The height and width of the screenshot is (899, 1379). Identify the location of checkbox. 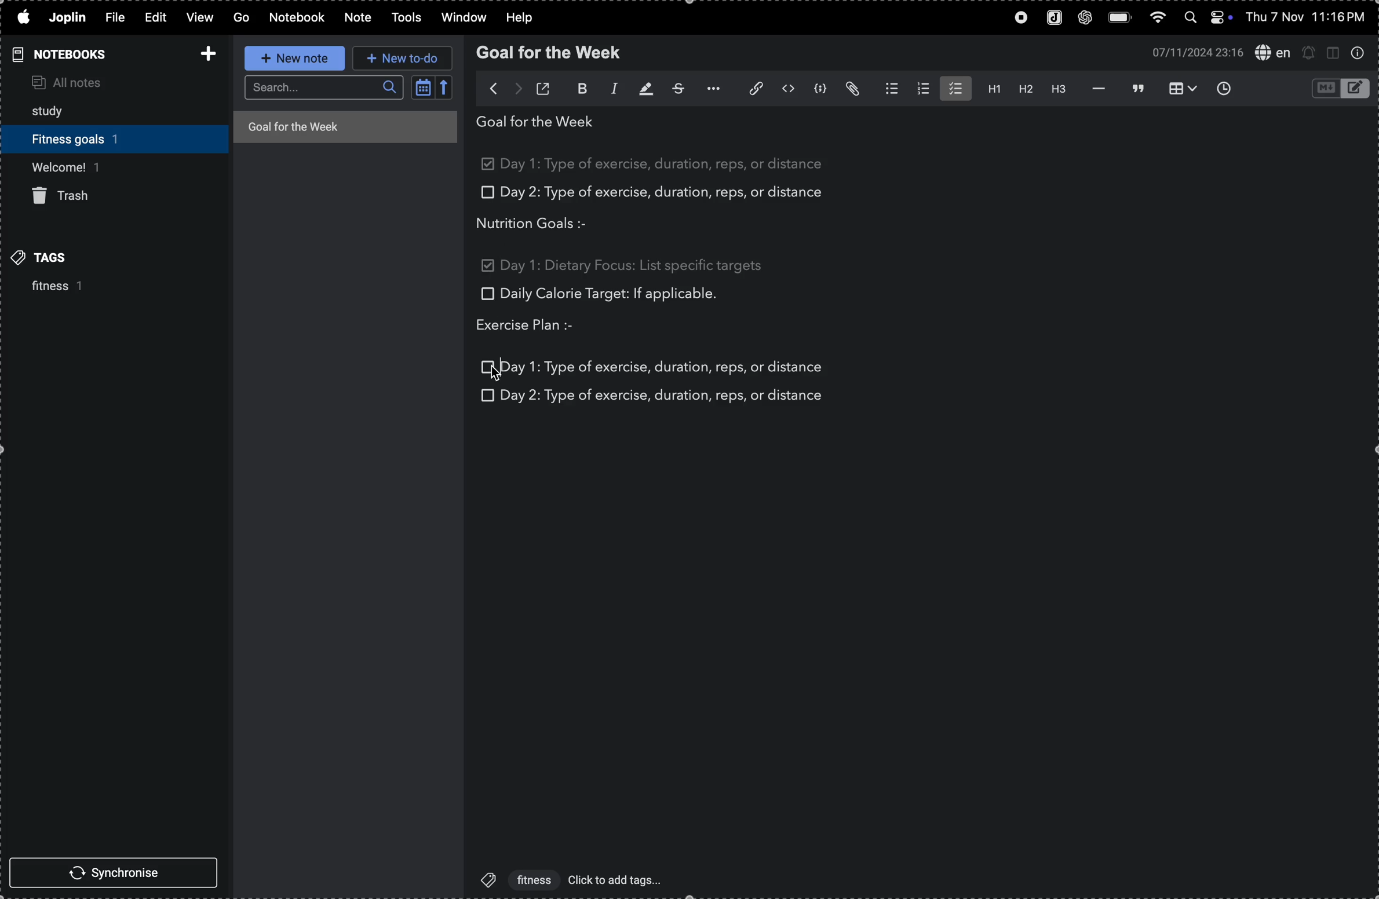
(486, 293).